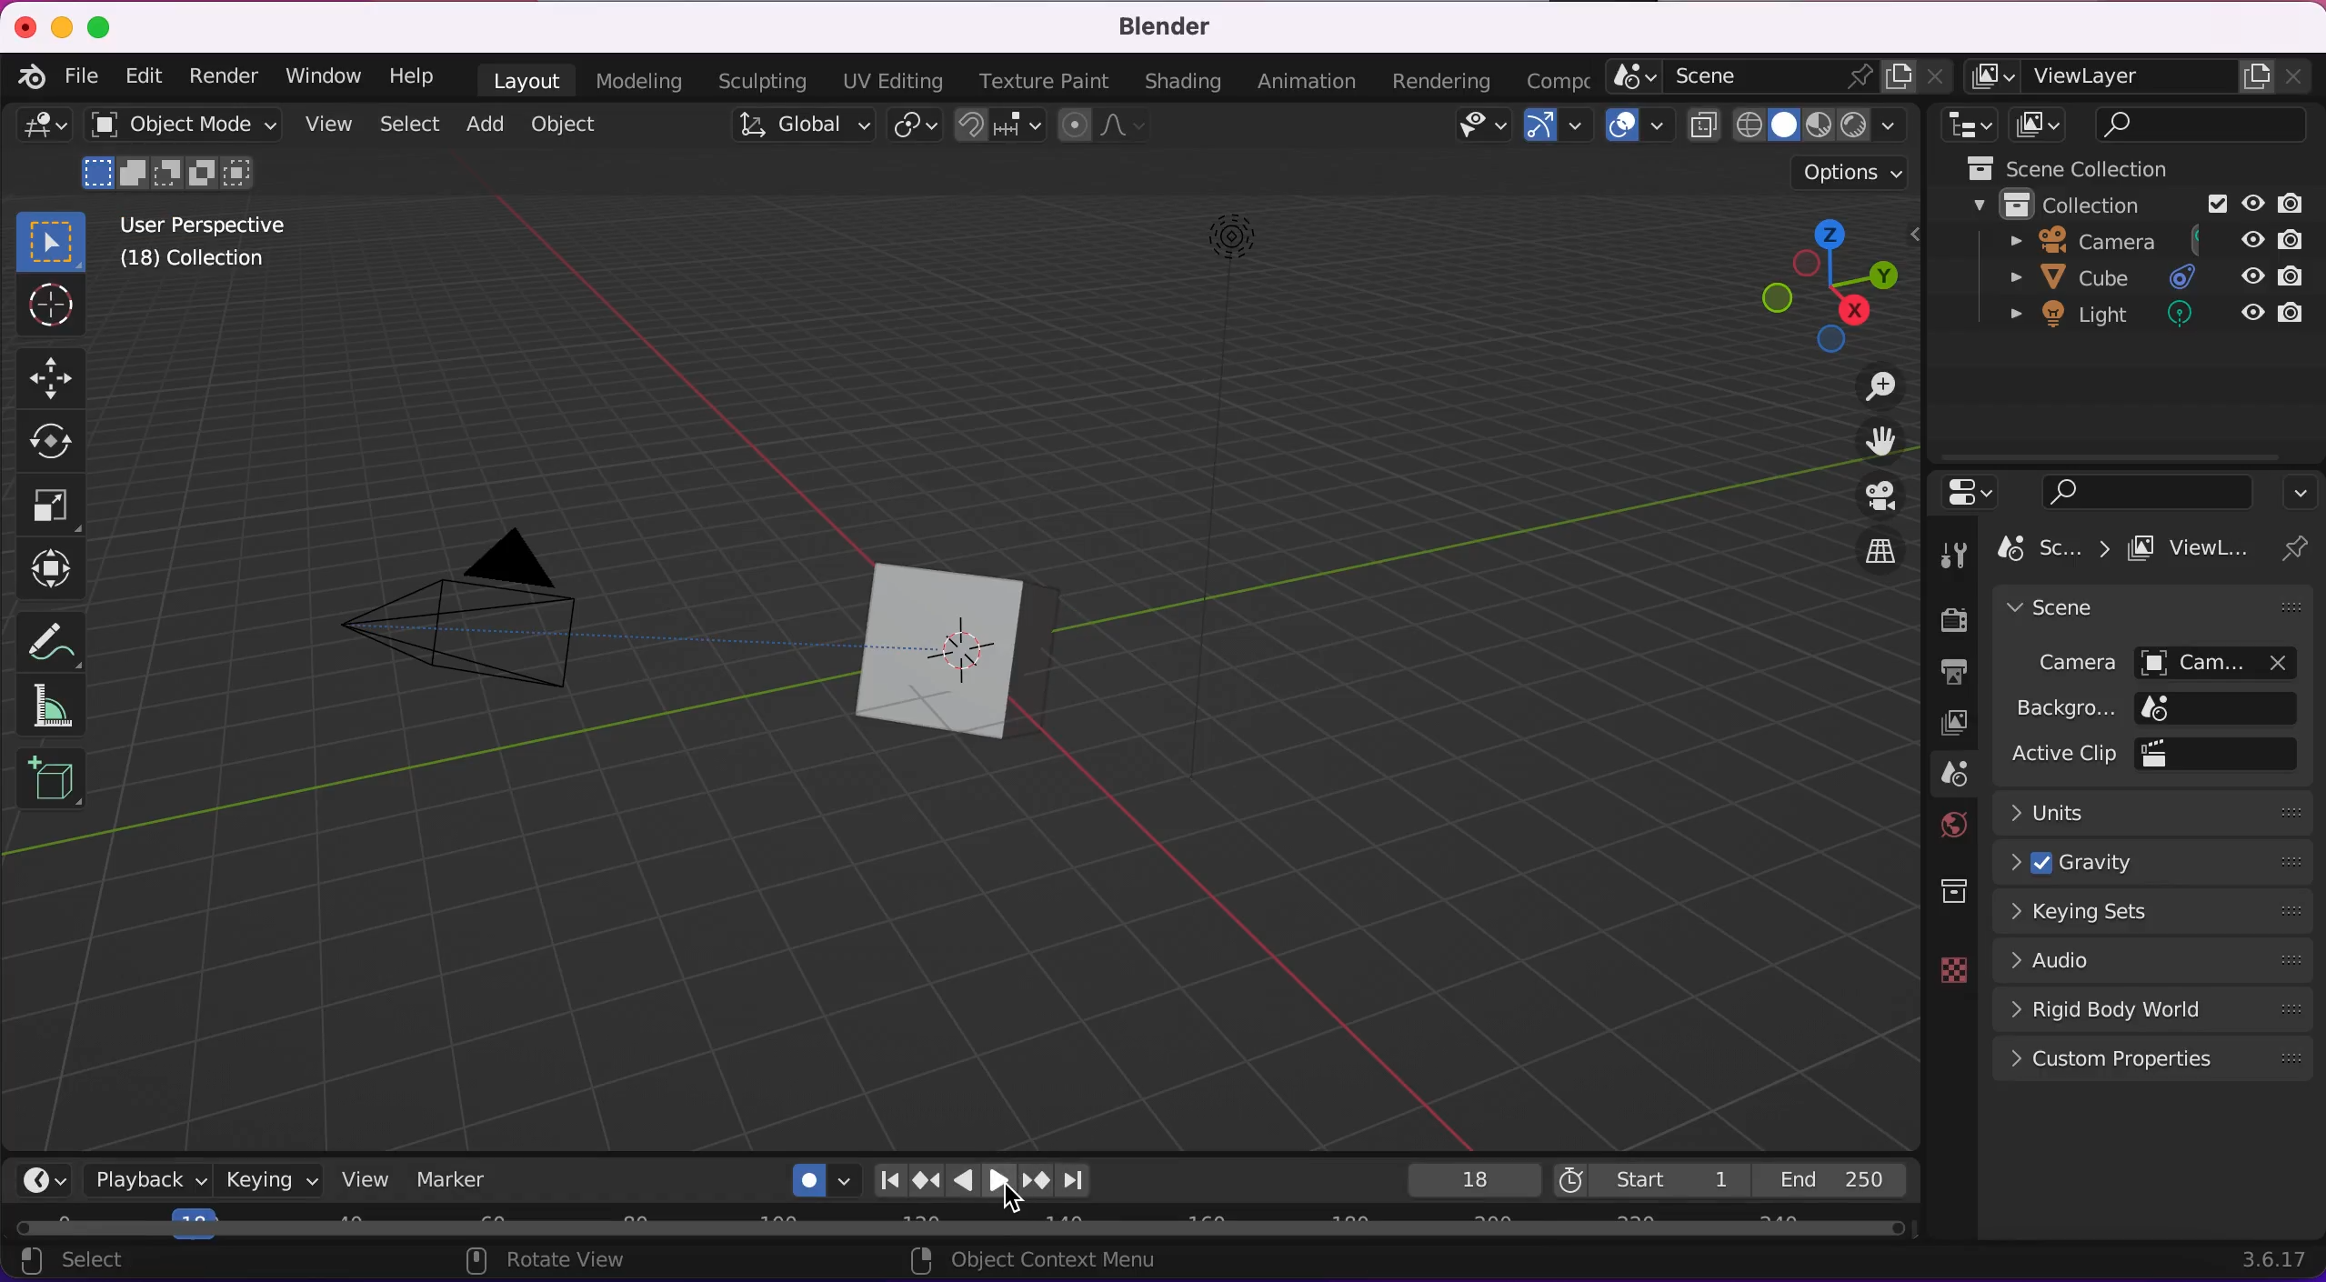  Describe the element at coordinates (48, 568) in the screenshot. I see `transform` at that location.